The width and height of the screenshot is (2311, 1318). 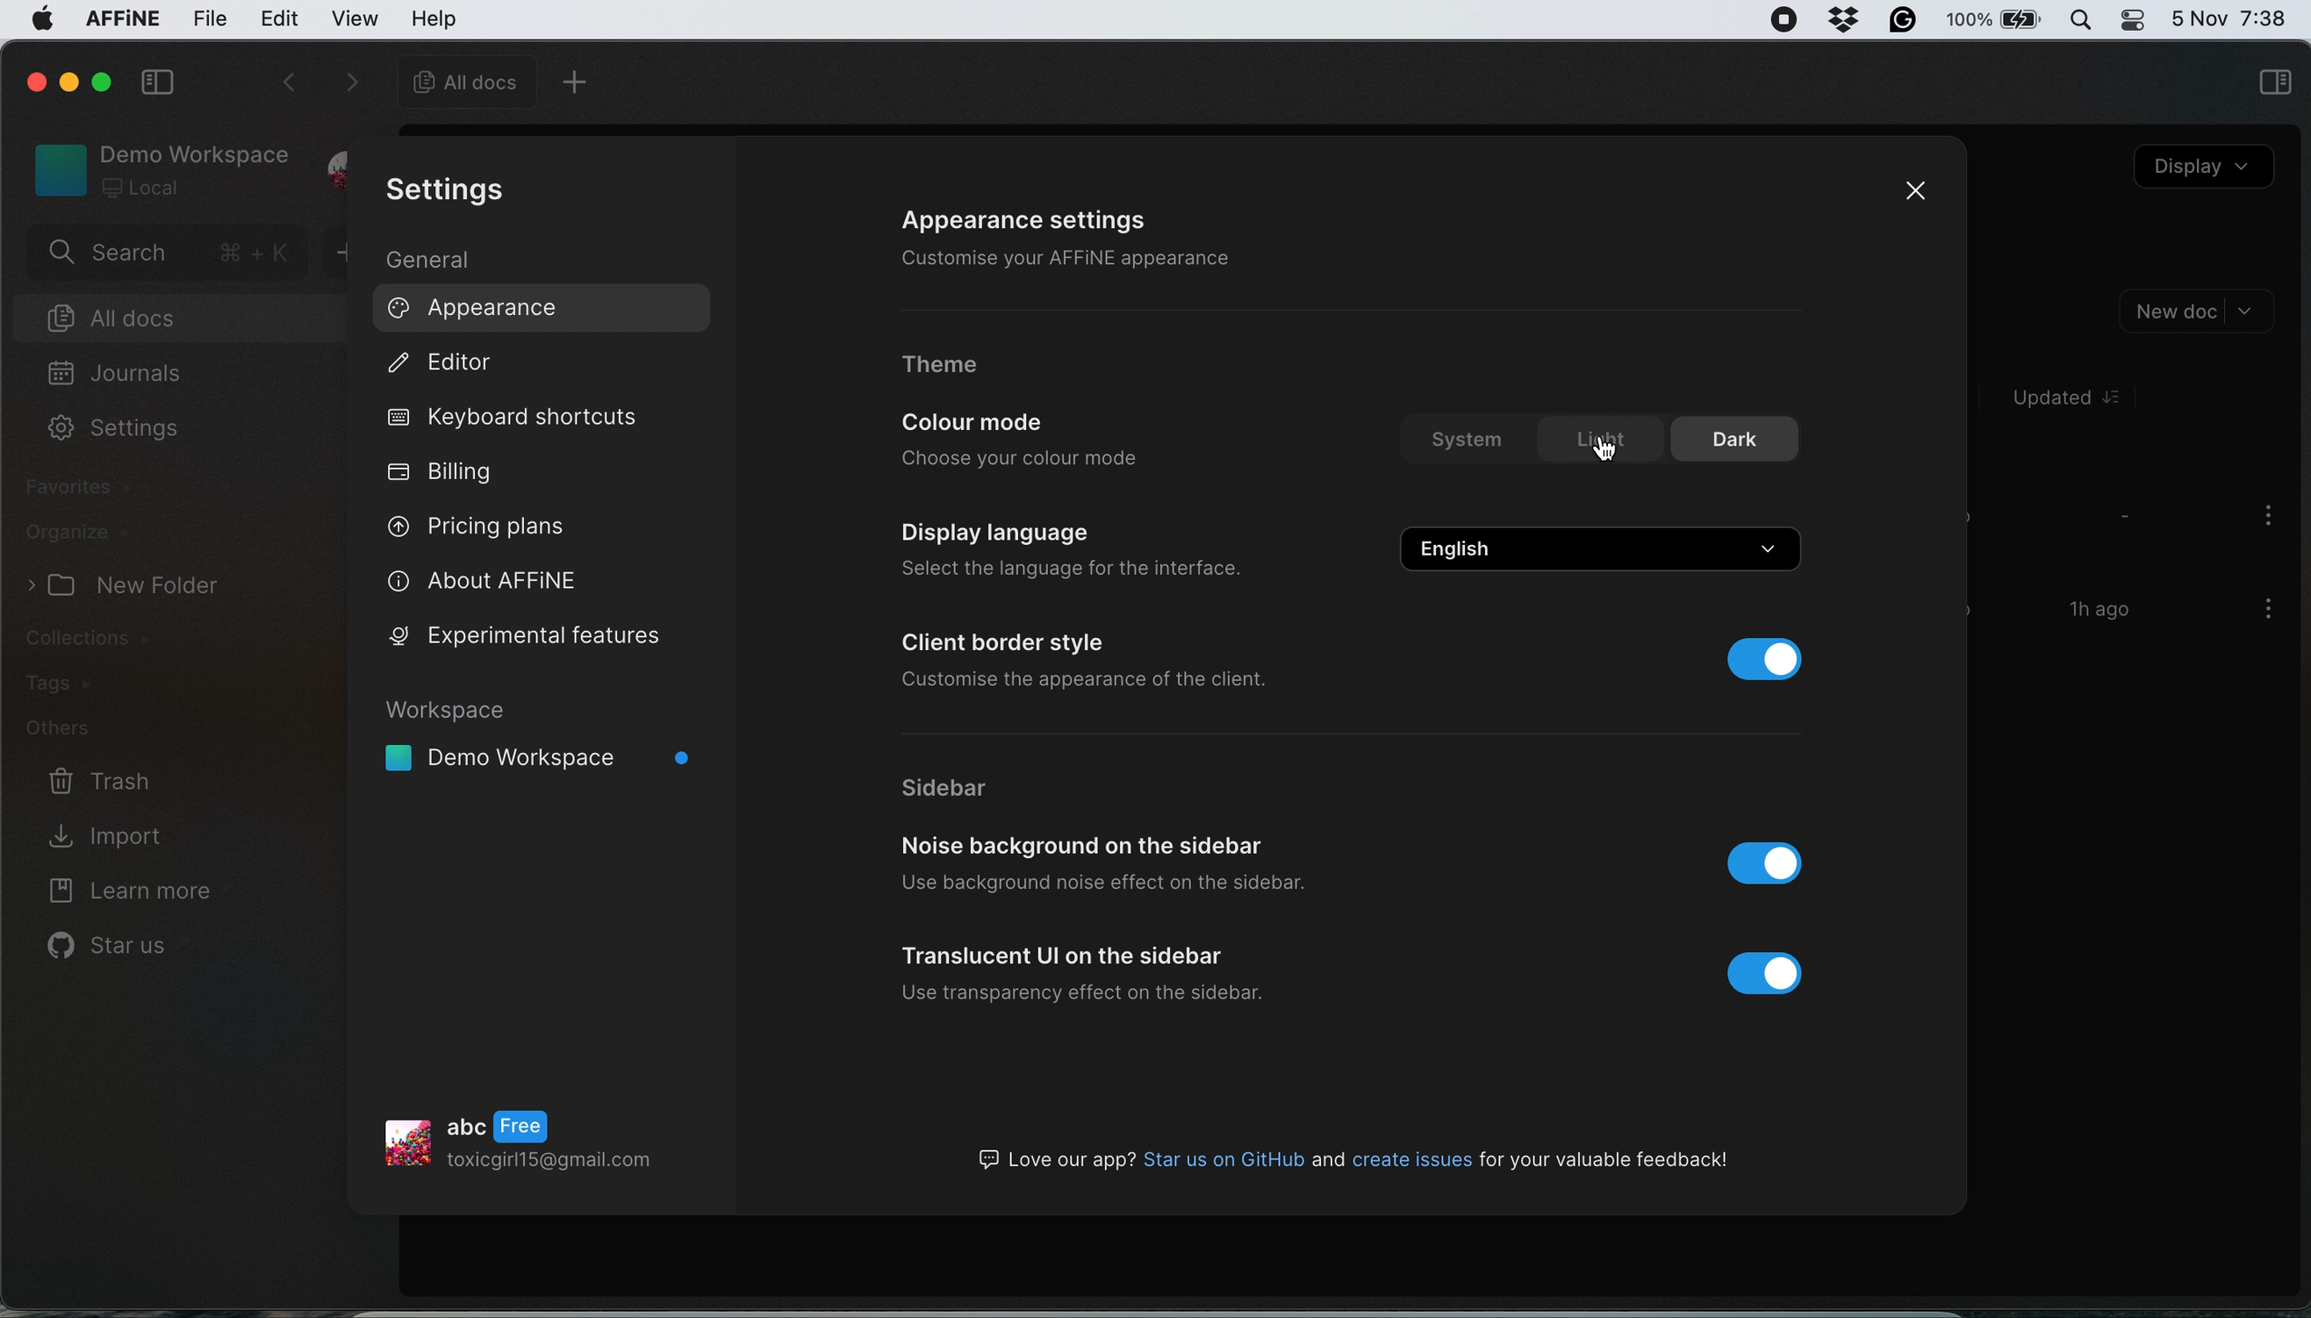 What do you see at coordinates (2204, 170) in the screenshot?
I see `display` at bounding box center [2204, 170].